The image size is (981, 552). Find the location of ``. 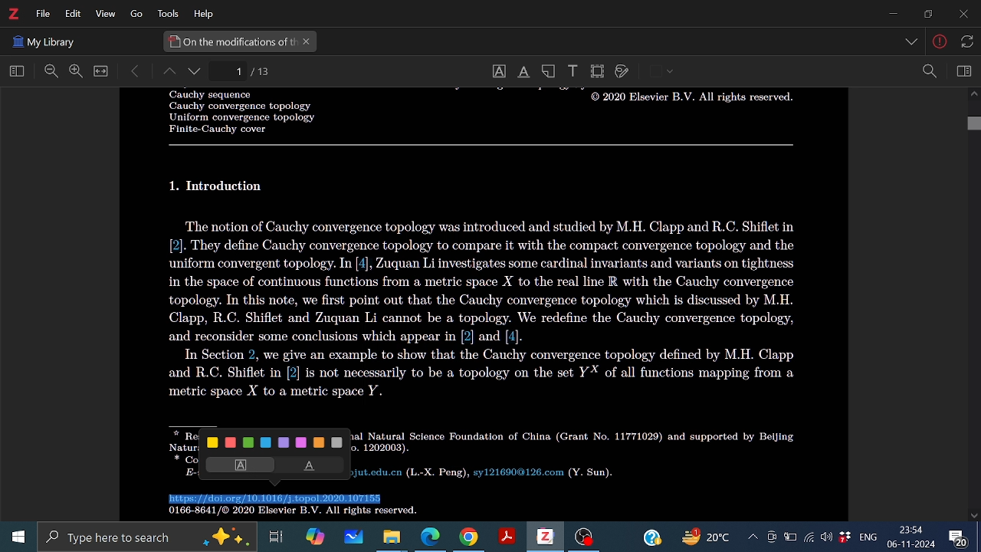

 is located at coordinates (482, 145).